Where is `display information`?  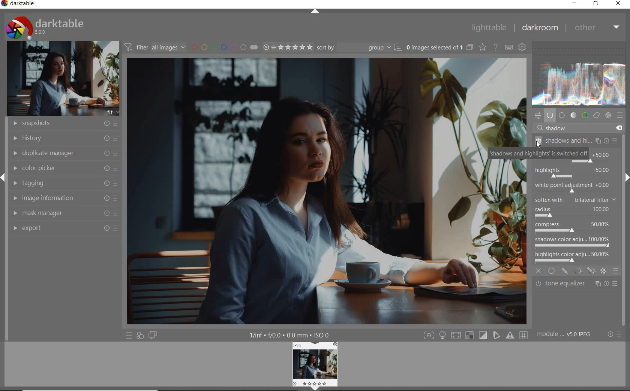
display information is located at coordinates (290, 334).